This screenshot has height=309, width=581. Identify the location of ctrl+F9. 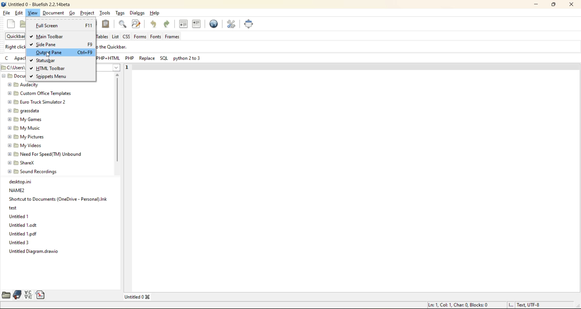
(84, 52).